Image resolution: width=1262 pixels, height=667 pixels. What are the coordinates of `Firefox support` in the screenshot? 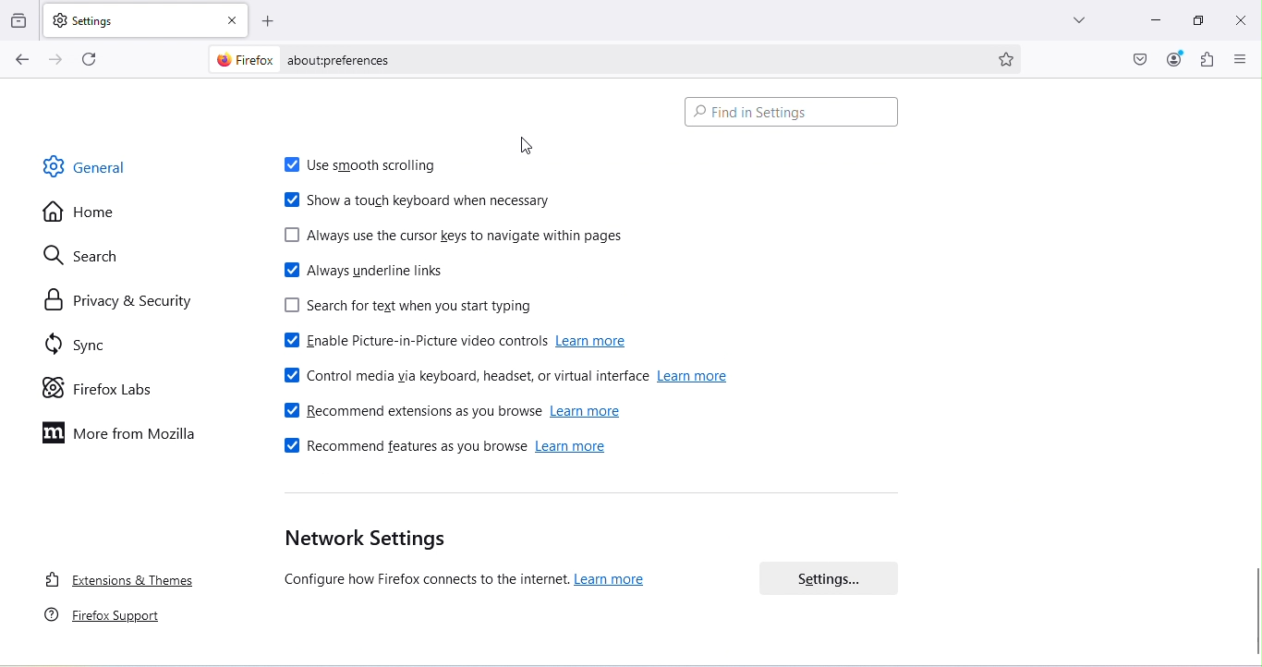 It's located at (111, 621).